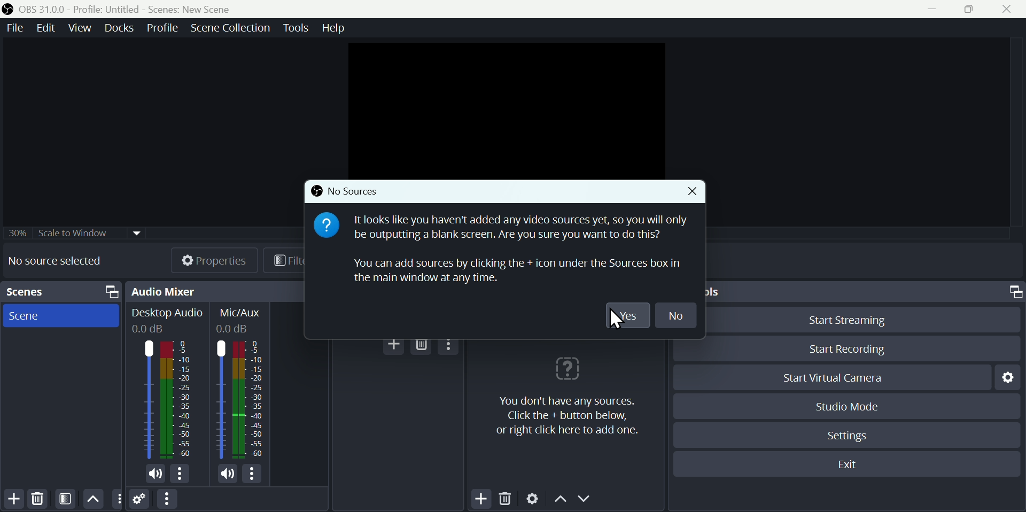 Image resolution: width=1026 pixels, height=512 pixels. I want to click on 30% Scale to Window , so click(72, 234).